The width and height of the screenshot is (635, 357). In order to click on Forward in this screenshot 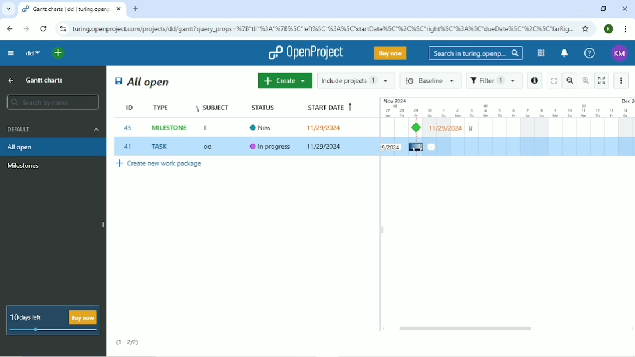, I will do `click(26, 29)`.